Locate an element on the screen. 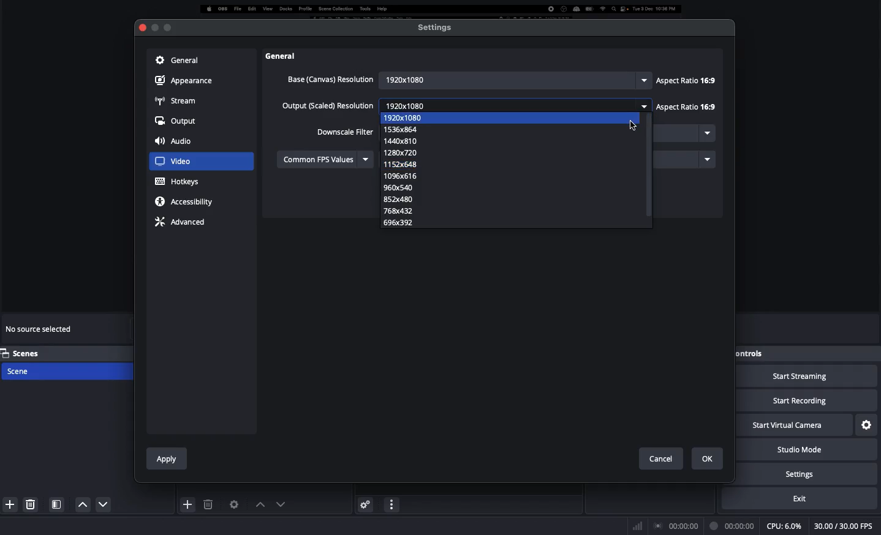 The image size is (881, 535). + 1536x864 is located at coordinates (411, 129).